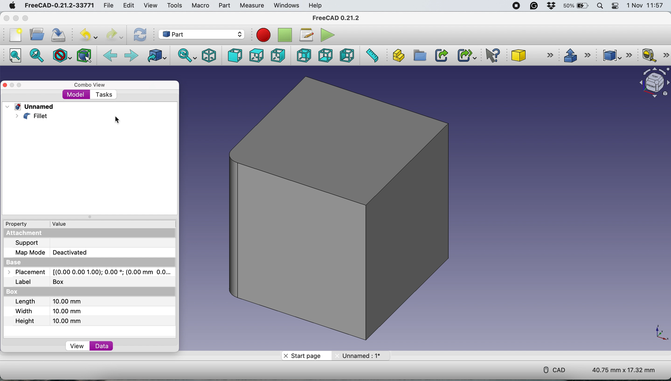 The height and width of the screenshot is (381, 671). I want to click on placement, so click(92, 273).